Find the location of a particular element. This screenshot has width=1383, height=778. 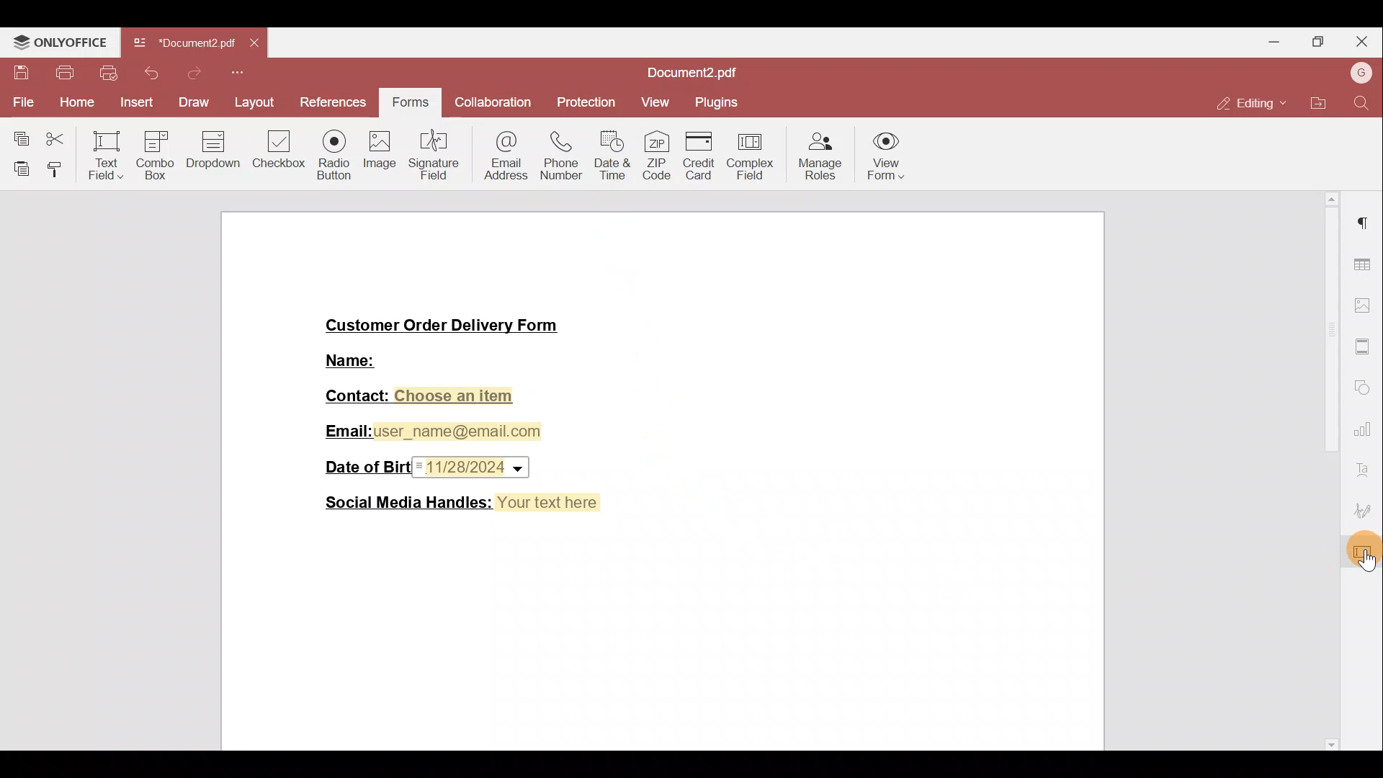

Layout is located at coordinates (256, 105).